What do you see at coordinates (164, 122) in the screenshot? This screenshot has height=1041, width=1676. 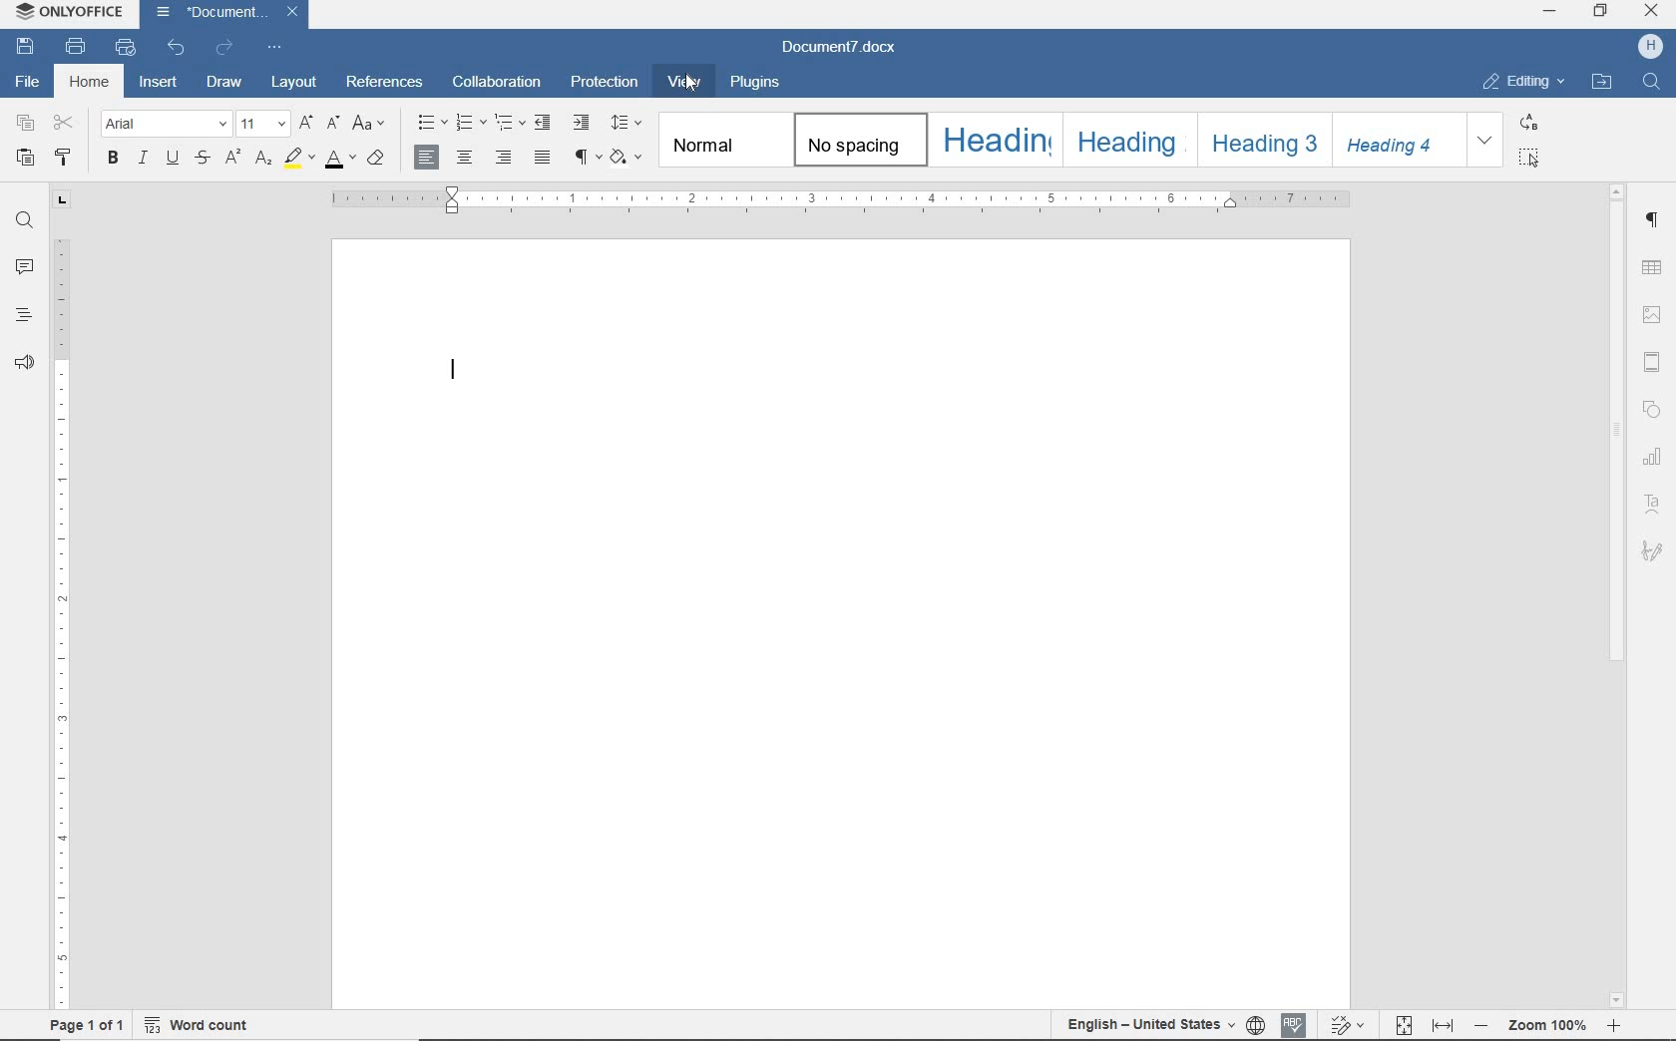 I see `FONT` at bounding box center [164, 122].